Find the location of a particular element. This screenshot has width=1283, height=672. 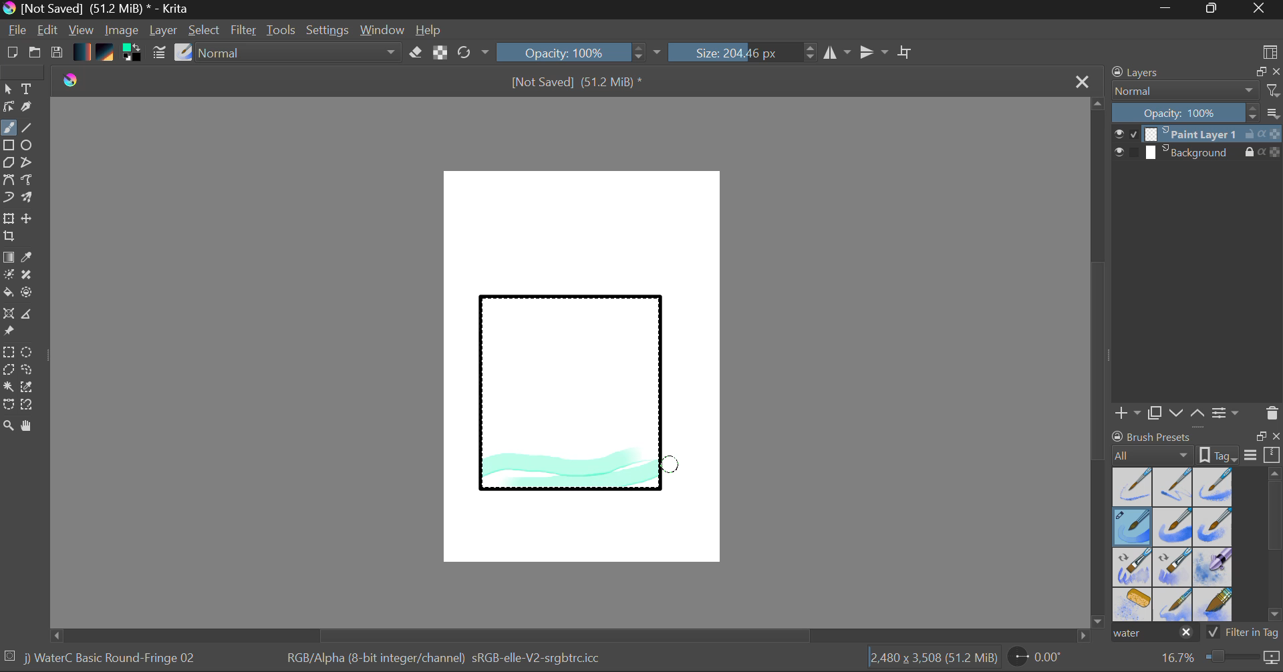

Freehand Selection is located at coordinates (27, 371).